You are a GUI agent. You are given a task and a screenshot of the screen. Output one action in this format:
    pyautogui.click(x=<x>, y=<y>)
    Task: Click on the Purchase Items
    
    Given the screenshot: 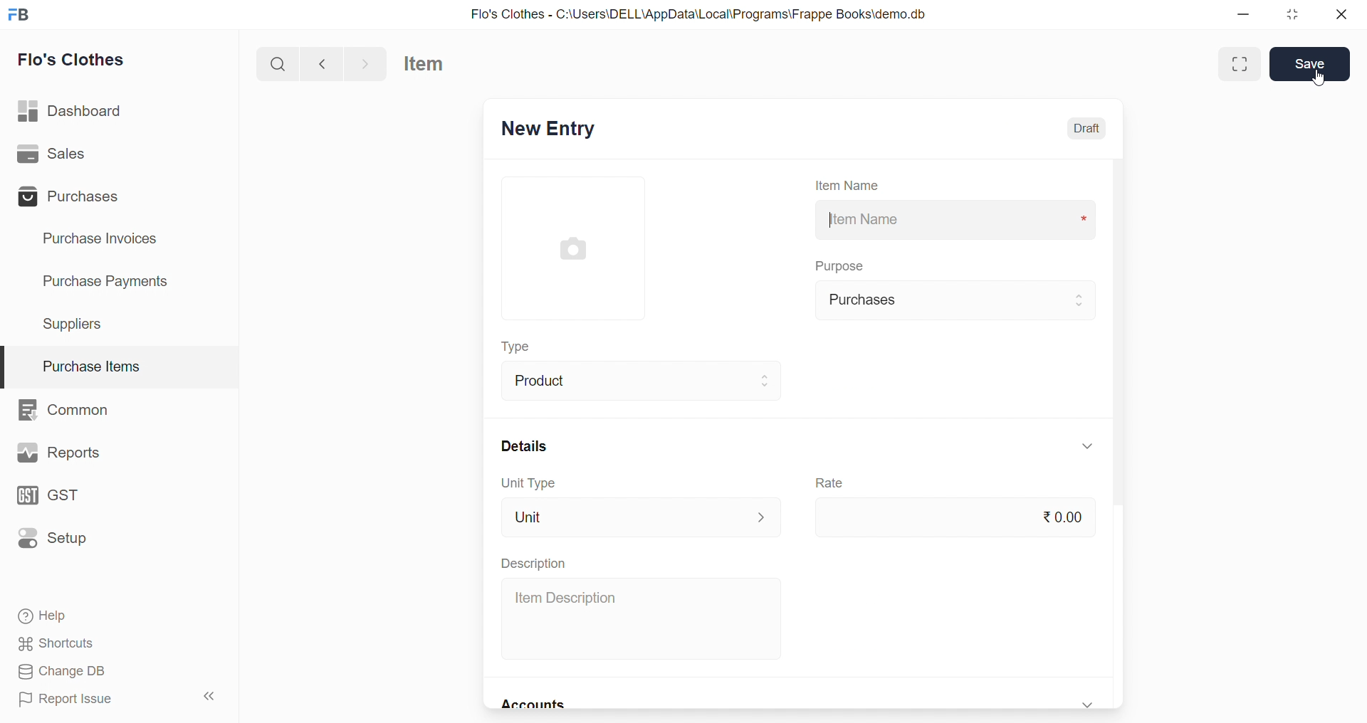 What is the action you would take?
    pyautogui.click(x=120, y=362)
    